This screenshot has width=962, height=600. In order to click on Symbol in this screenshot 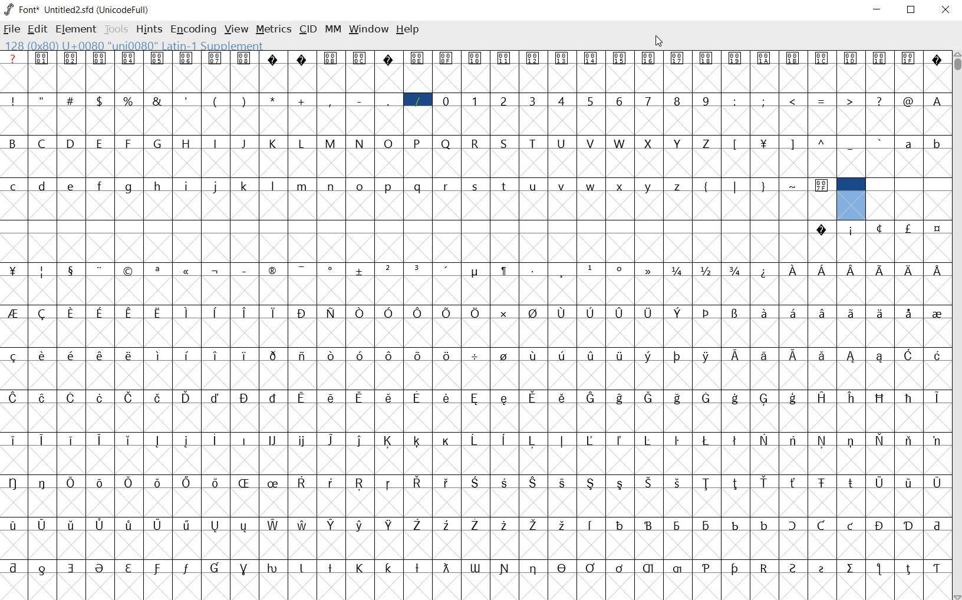, I will do `click(216, 356)`.